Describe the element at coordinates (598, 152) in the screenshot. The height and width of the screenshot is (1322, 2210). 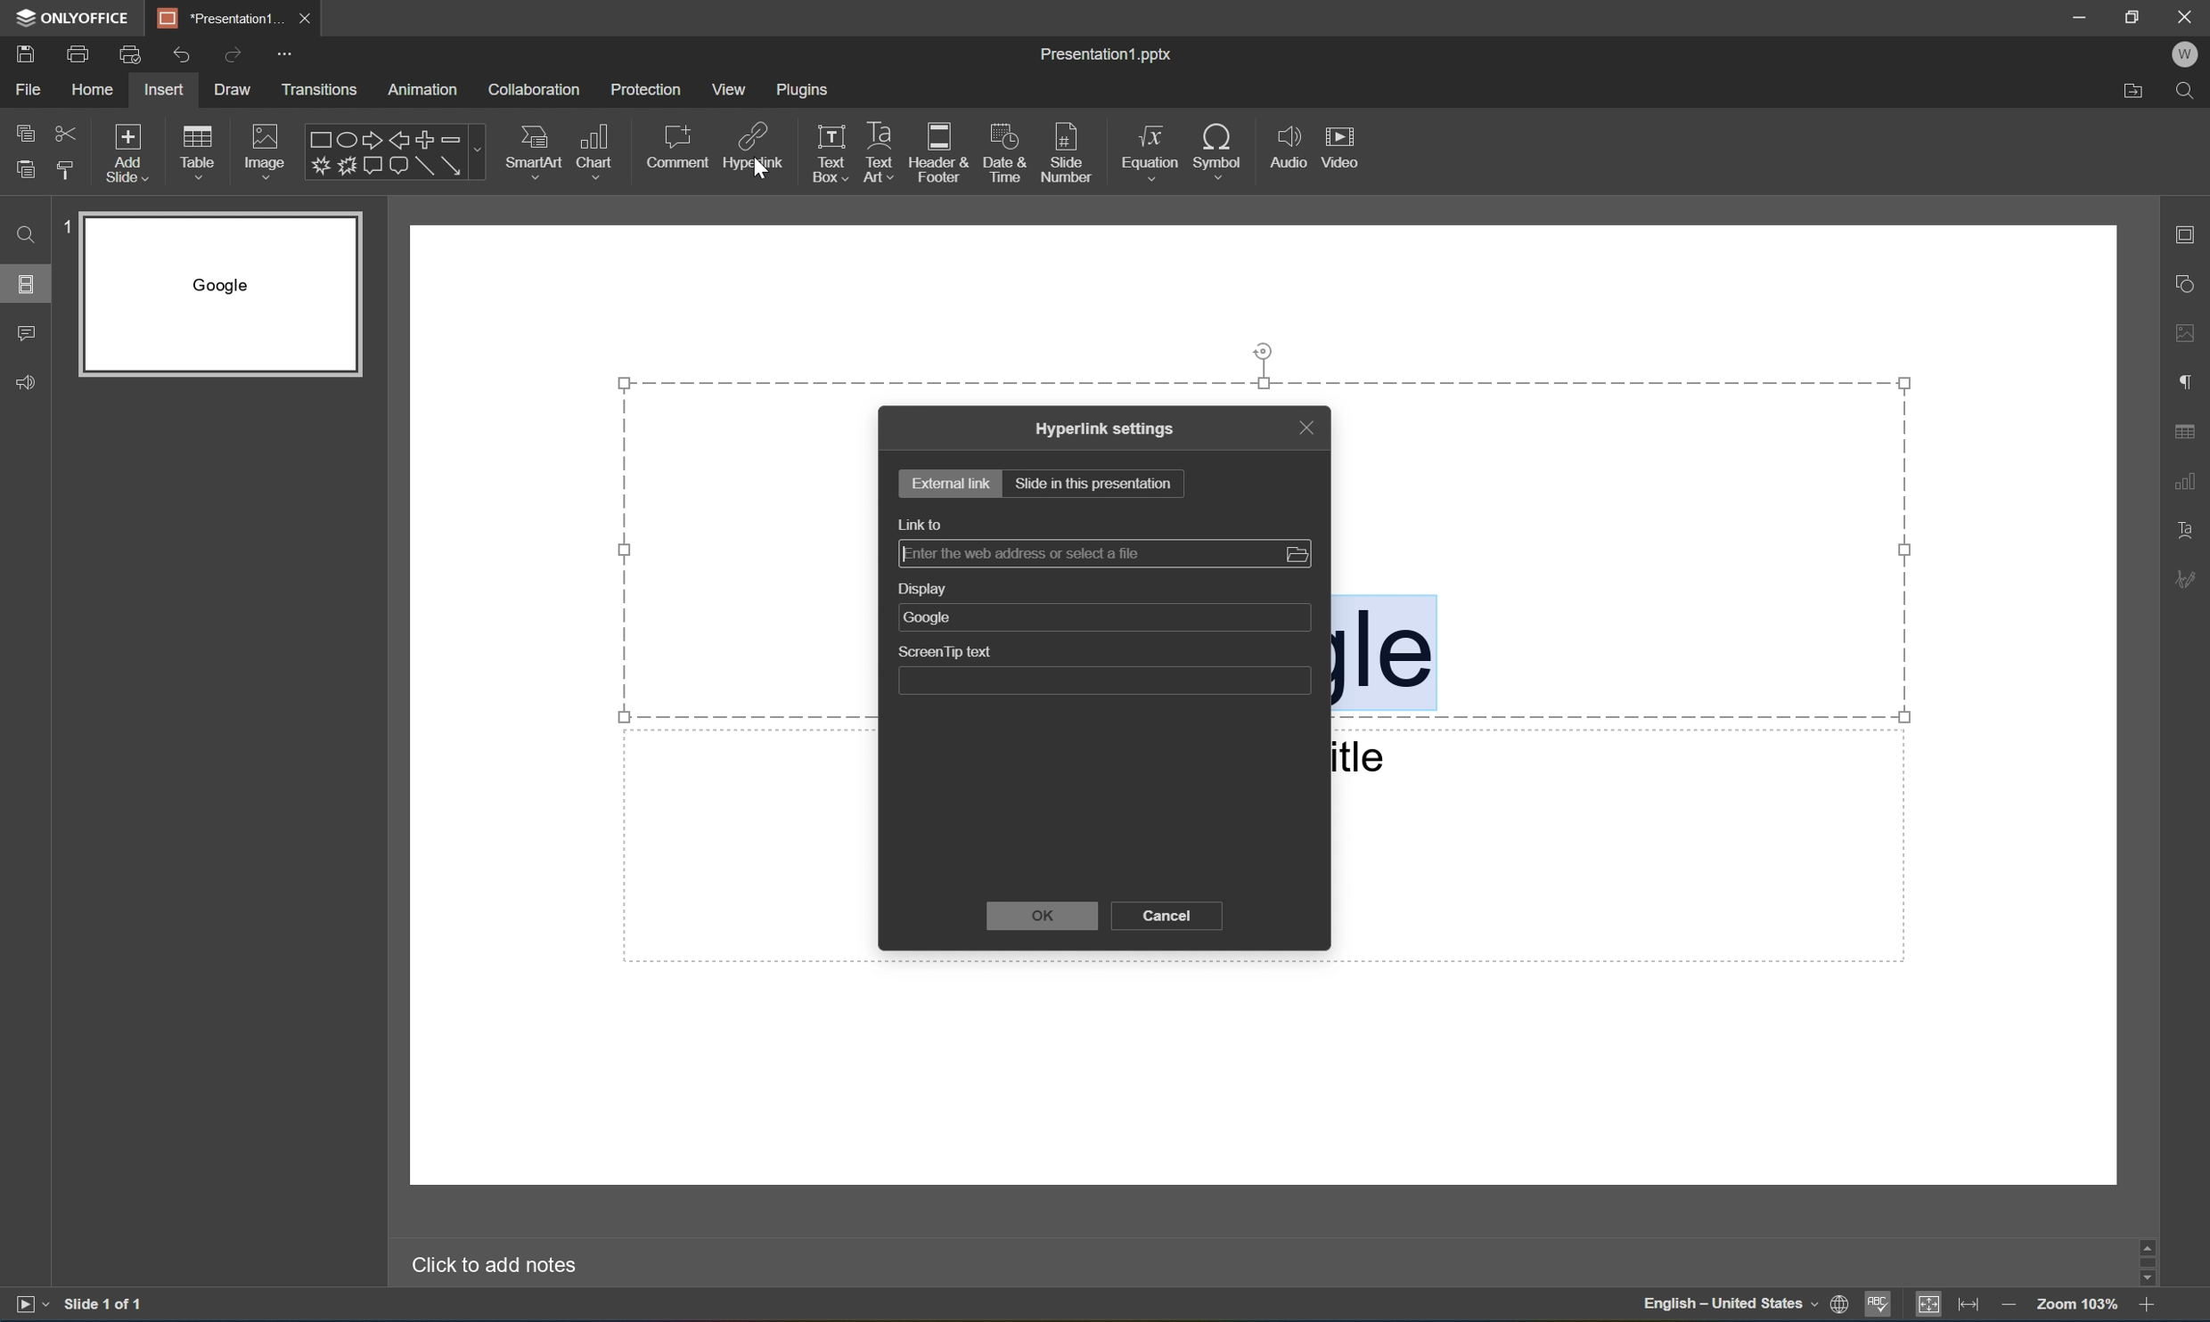
I see `Chart` at that location.